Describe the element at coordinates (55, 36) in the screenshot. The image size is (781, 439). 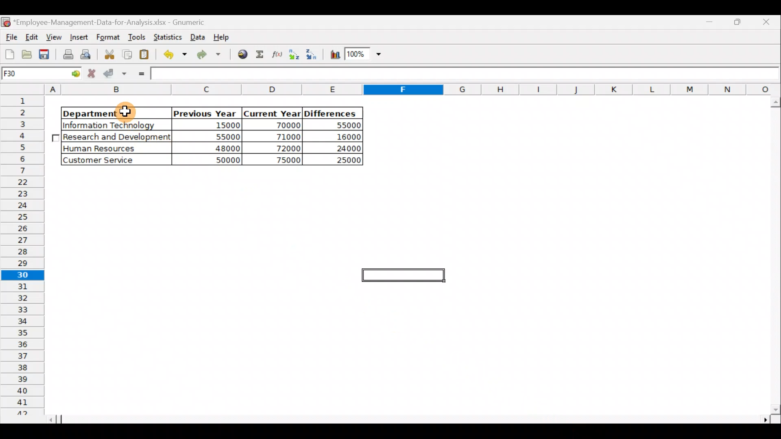
I see `View` at that location.